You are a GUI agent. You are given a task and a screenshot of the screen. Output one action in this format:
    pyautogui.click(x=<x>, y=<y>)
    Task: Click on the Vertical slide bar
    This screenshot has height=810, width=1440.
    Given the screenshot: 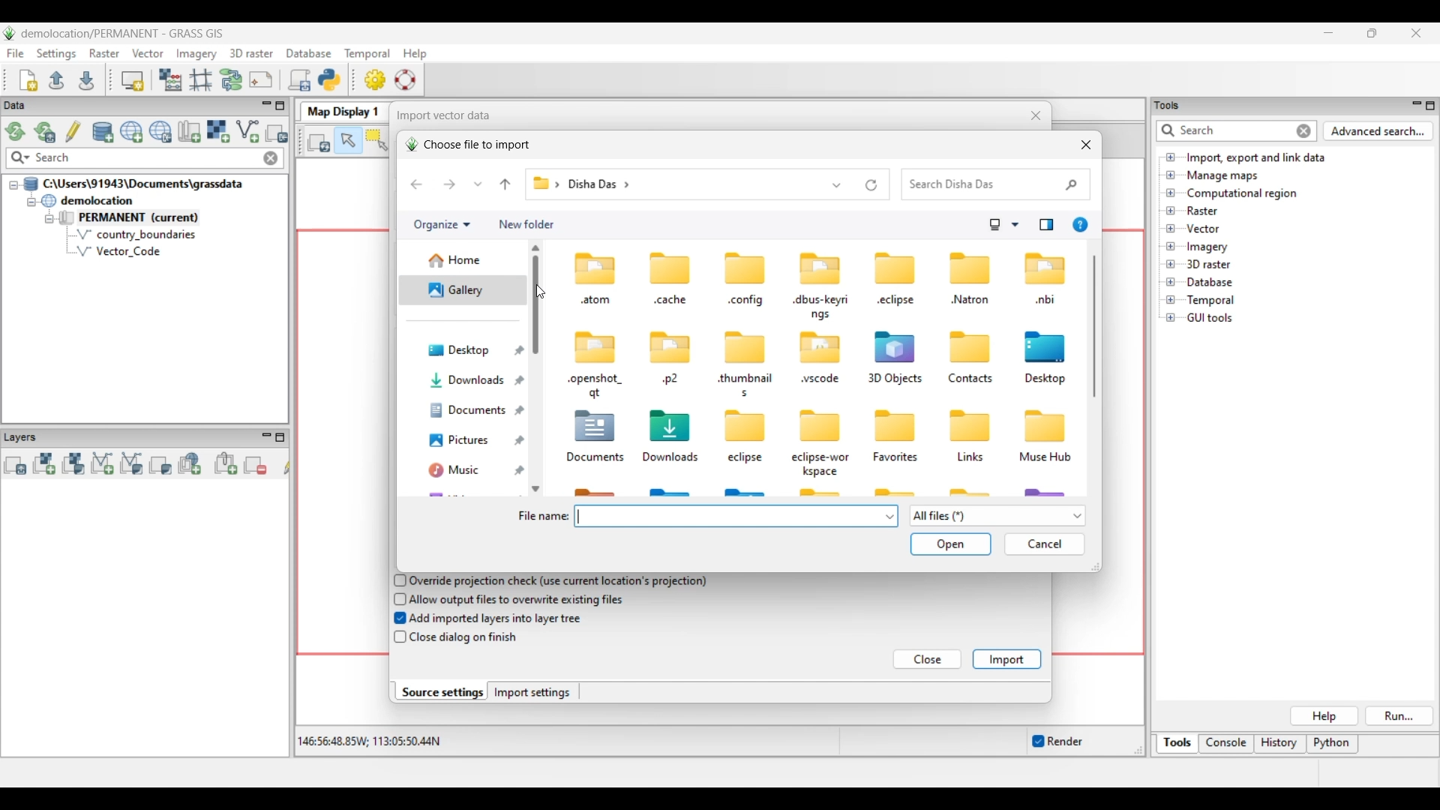 What is the action you would take?
    pyautogui.click(x=535, y=304)
    